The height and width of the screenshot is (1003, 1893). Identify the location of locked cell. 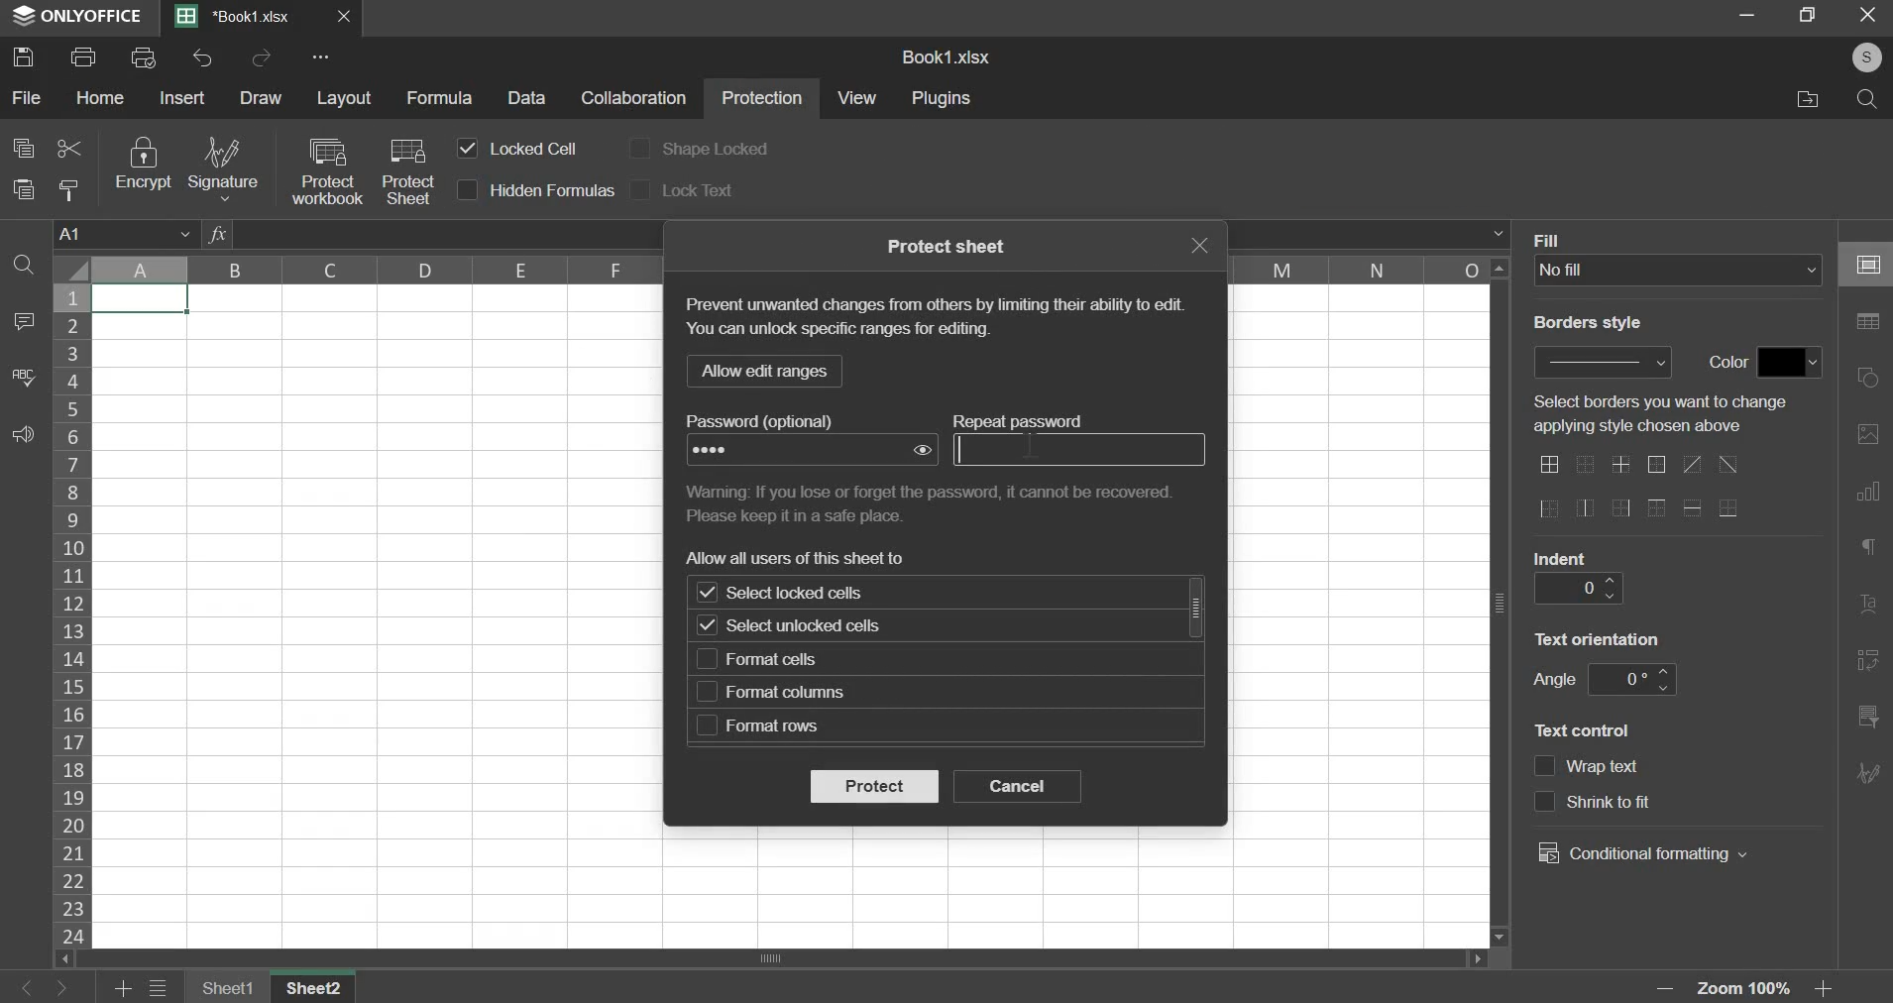
(531, 148).